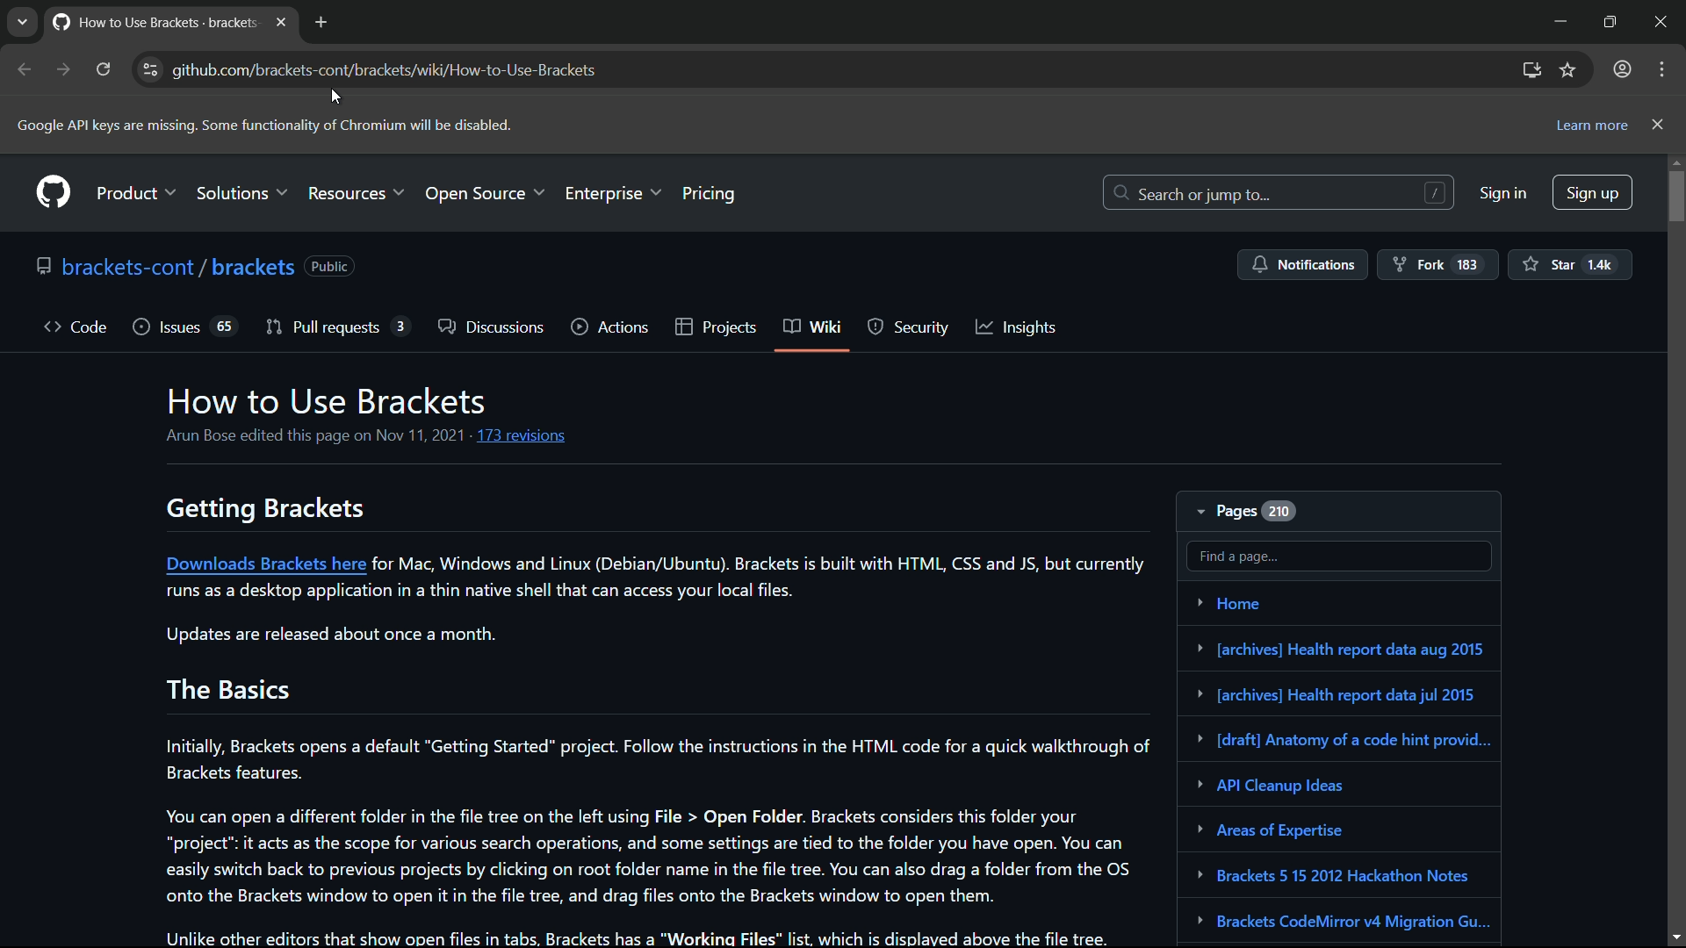  Describe the element at coordinates (364, 435) in the screenshot. I see `Arun Bose edited this page on Nov 11, 2021 - 173 revisions` at that location.